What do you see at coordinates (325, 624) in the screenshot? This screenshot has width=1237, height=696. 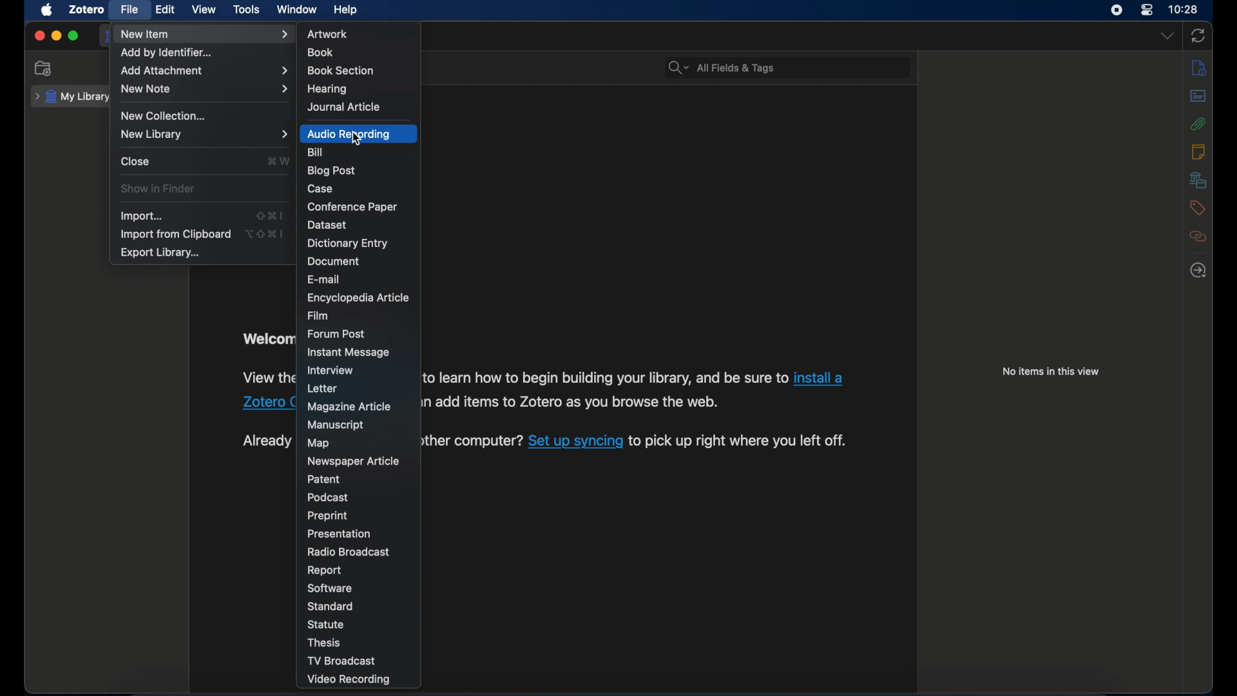 I see `statue` at bounding box center [325, 624].